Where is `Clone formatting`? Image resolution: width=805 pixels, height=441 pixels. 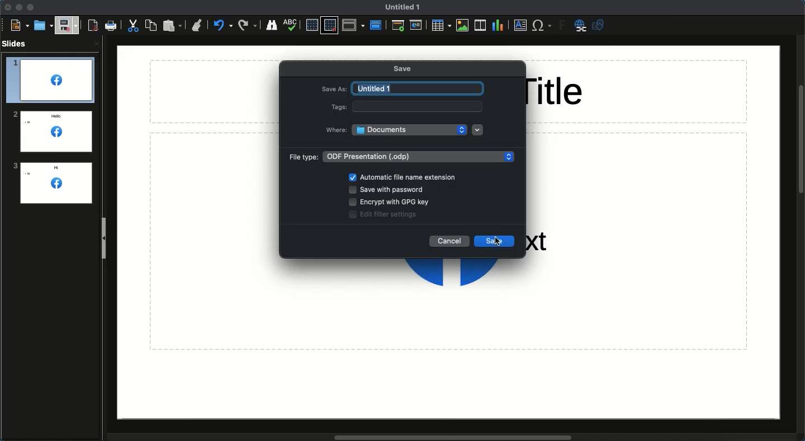
Clone formatting is located at coordinates (198, 26).